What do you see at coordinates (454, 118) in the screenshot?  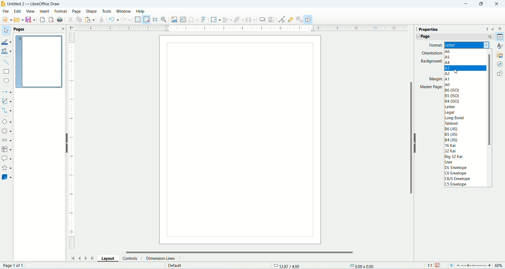 I see `long bond` at bounding box center [454, 118].